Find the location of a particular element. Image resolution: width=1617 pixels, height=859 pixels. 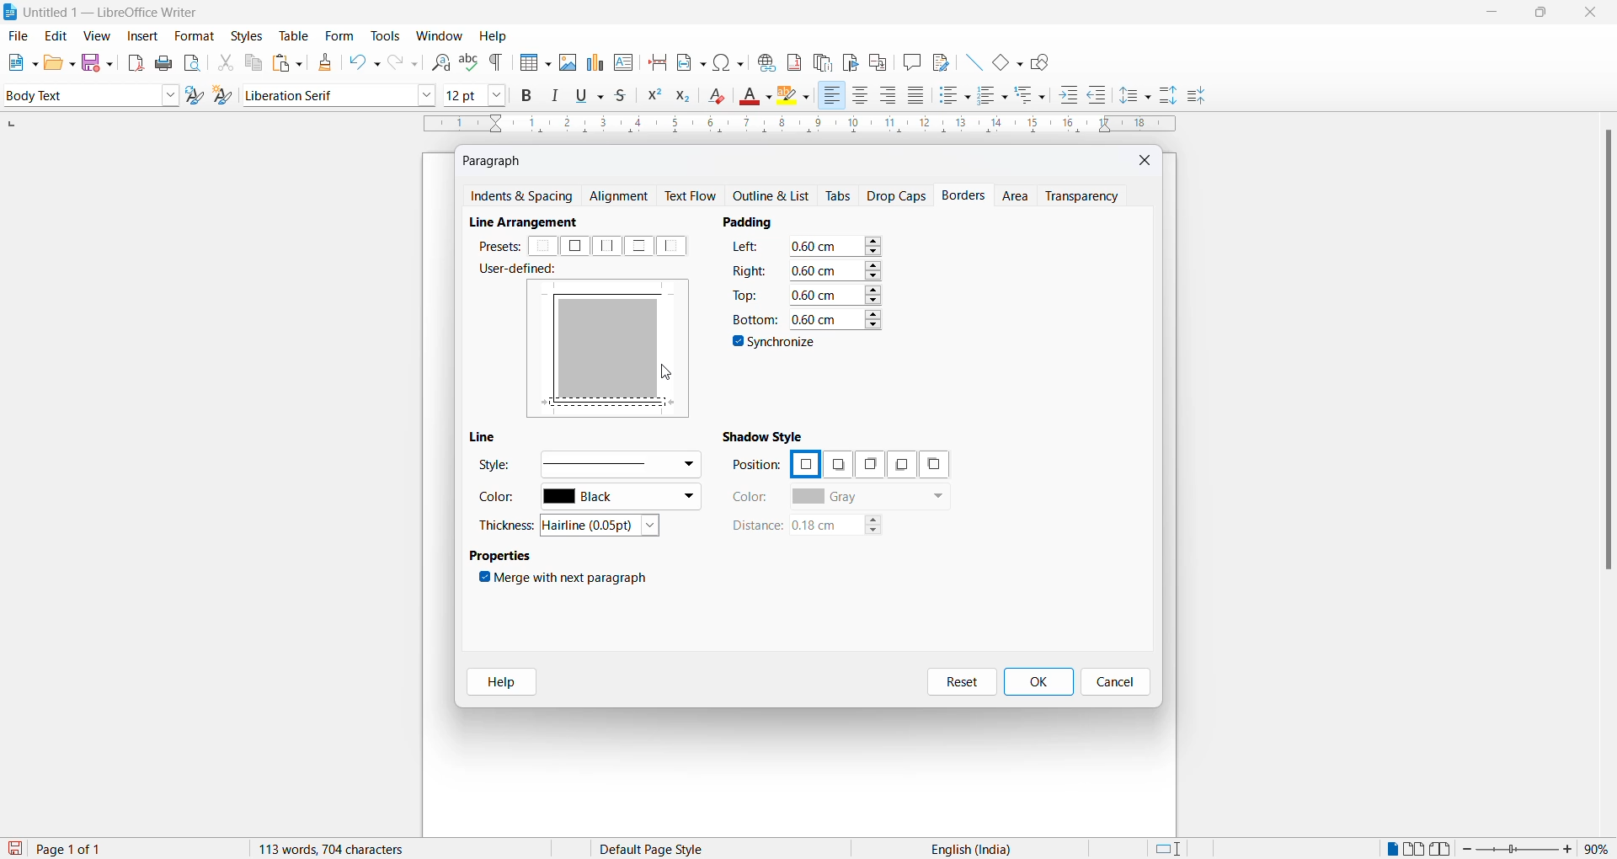

character highlighting is located at coordinates (798, 97).